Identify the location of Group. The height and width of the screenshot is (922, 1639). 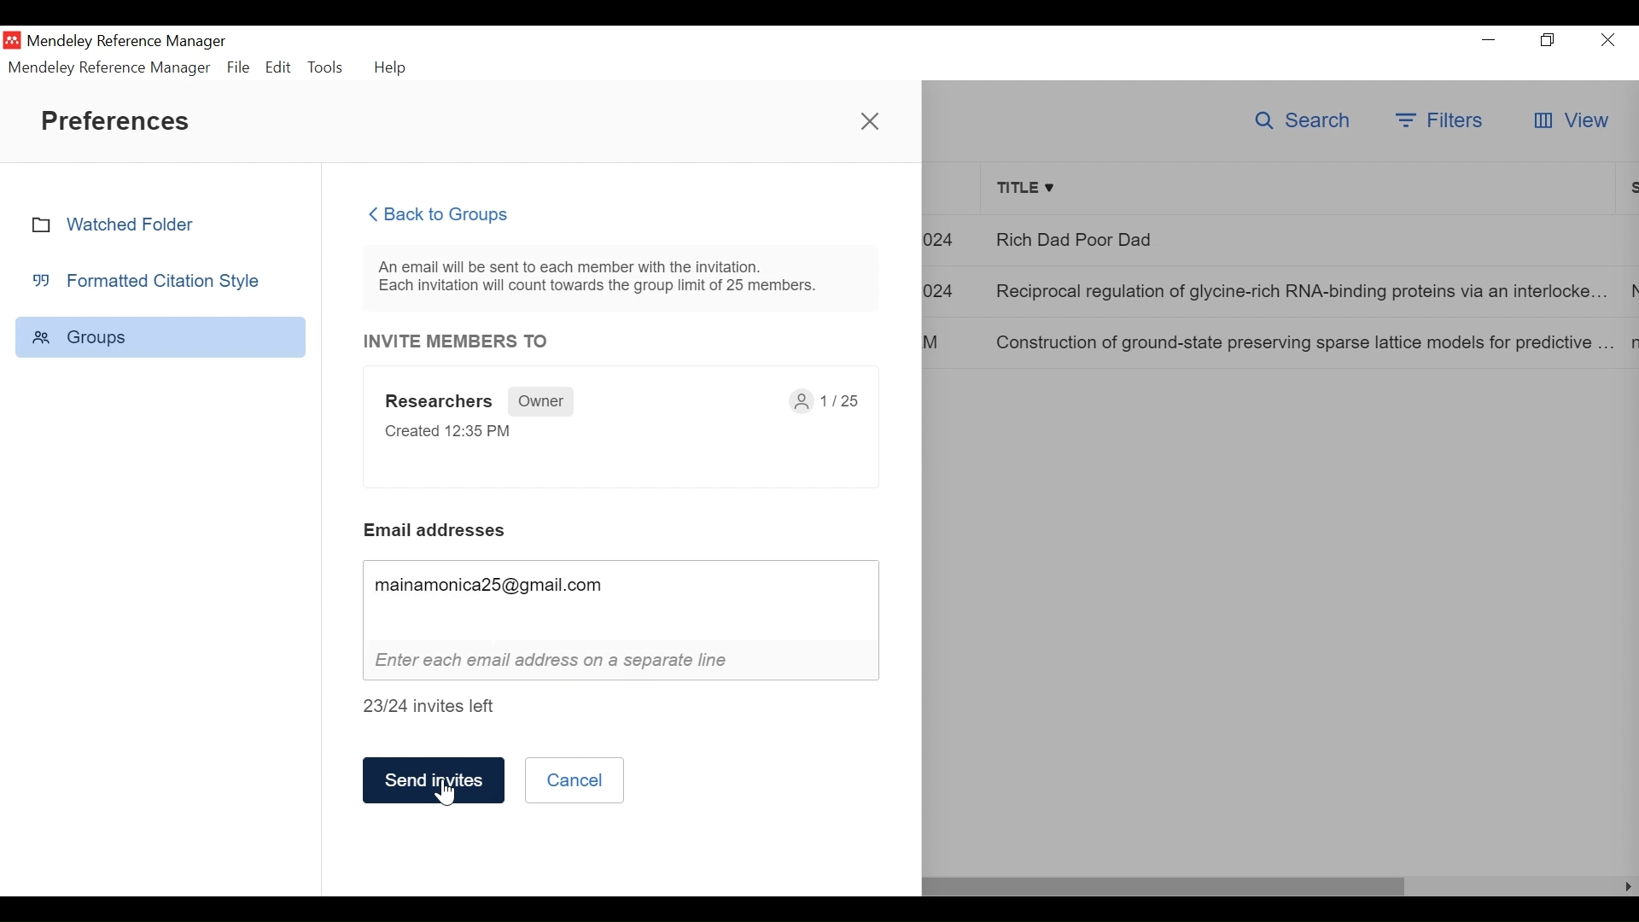
(160, 336).